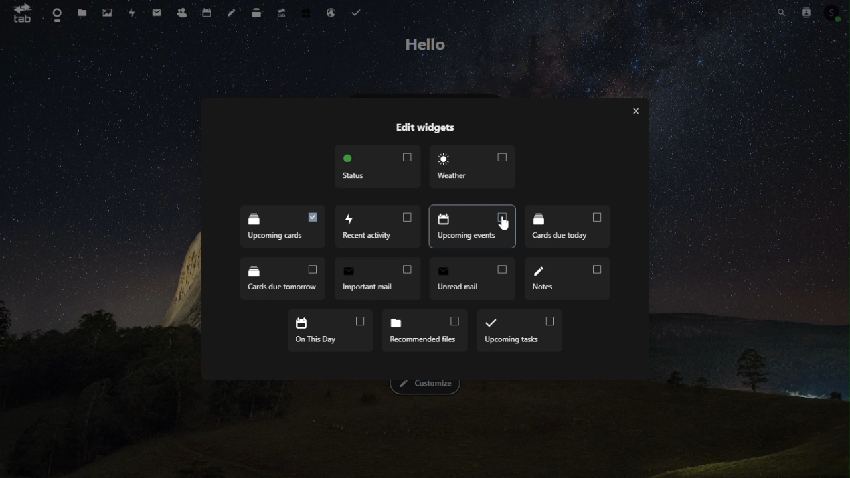 The image size is (850, 478). I want to click on Unread email, so click(472, 278).